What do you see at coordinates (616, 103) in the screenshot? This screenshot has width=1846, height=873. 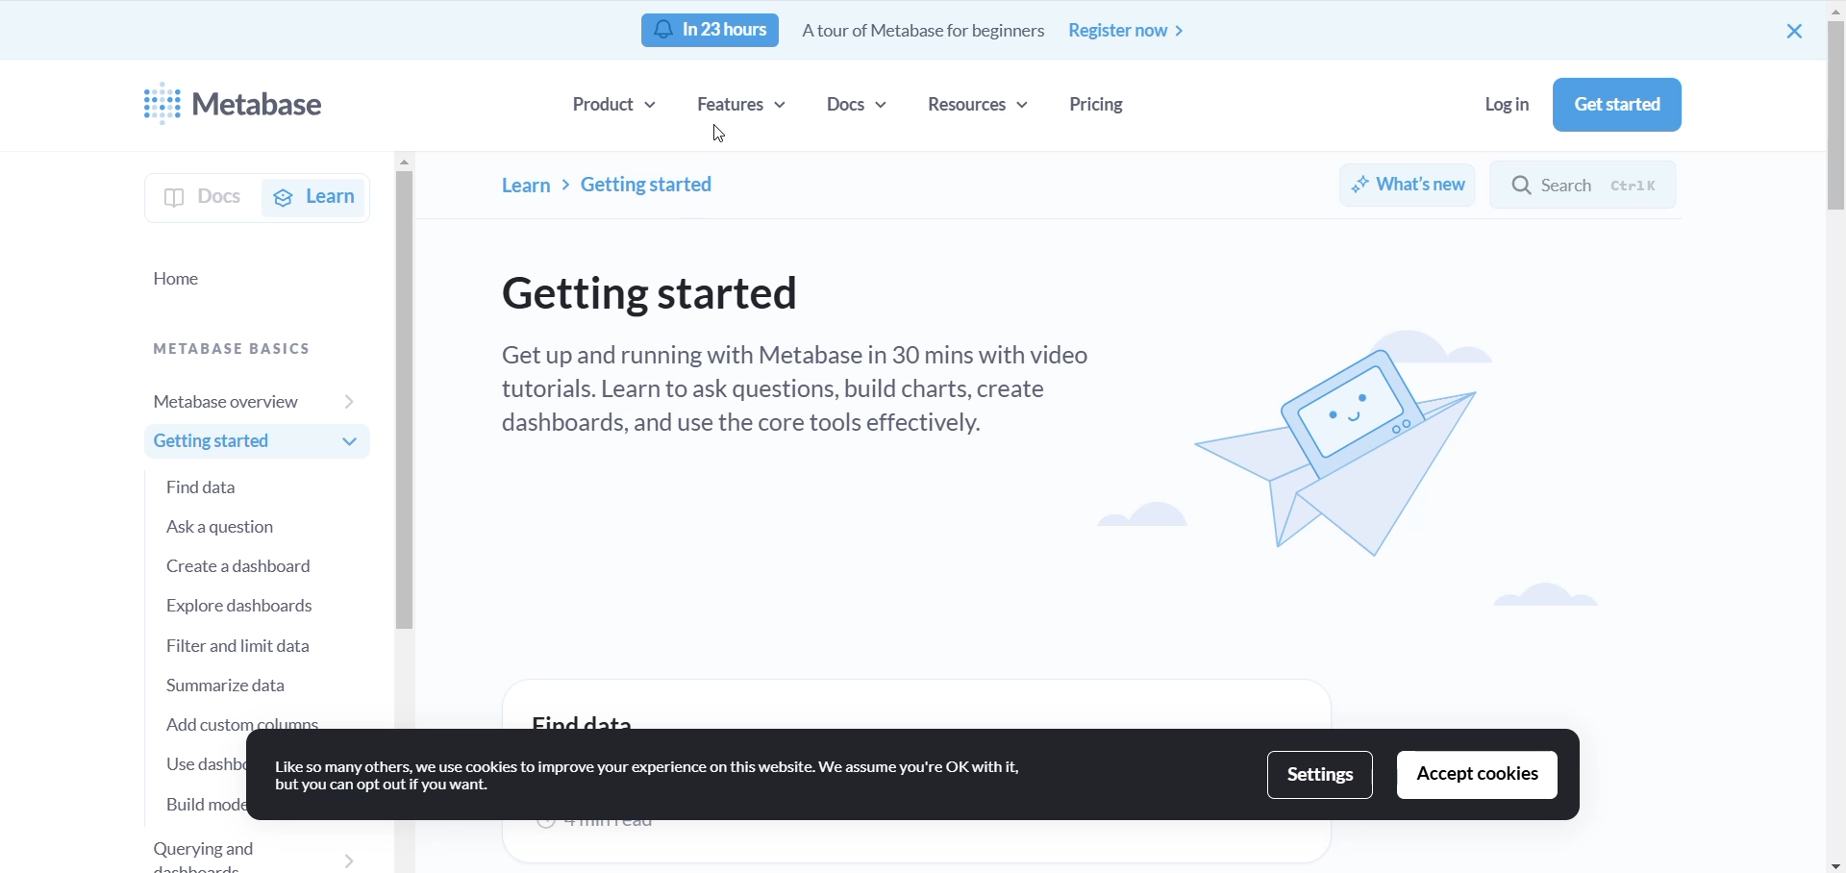 I see `product` at bounding box center [616, 103].